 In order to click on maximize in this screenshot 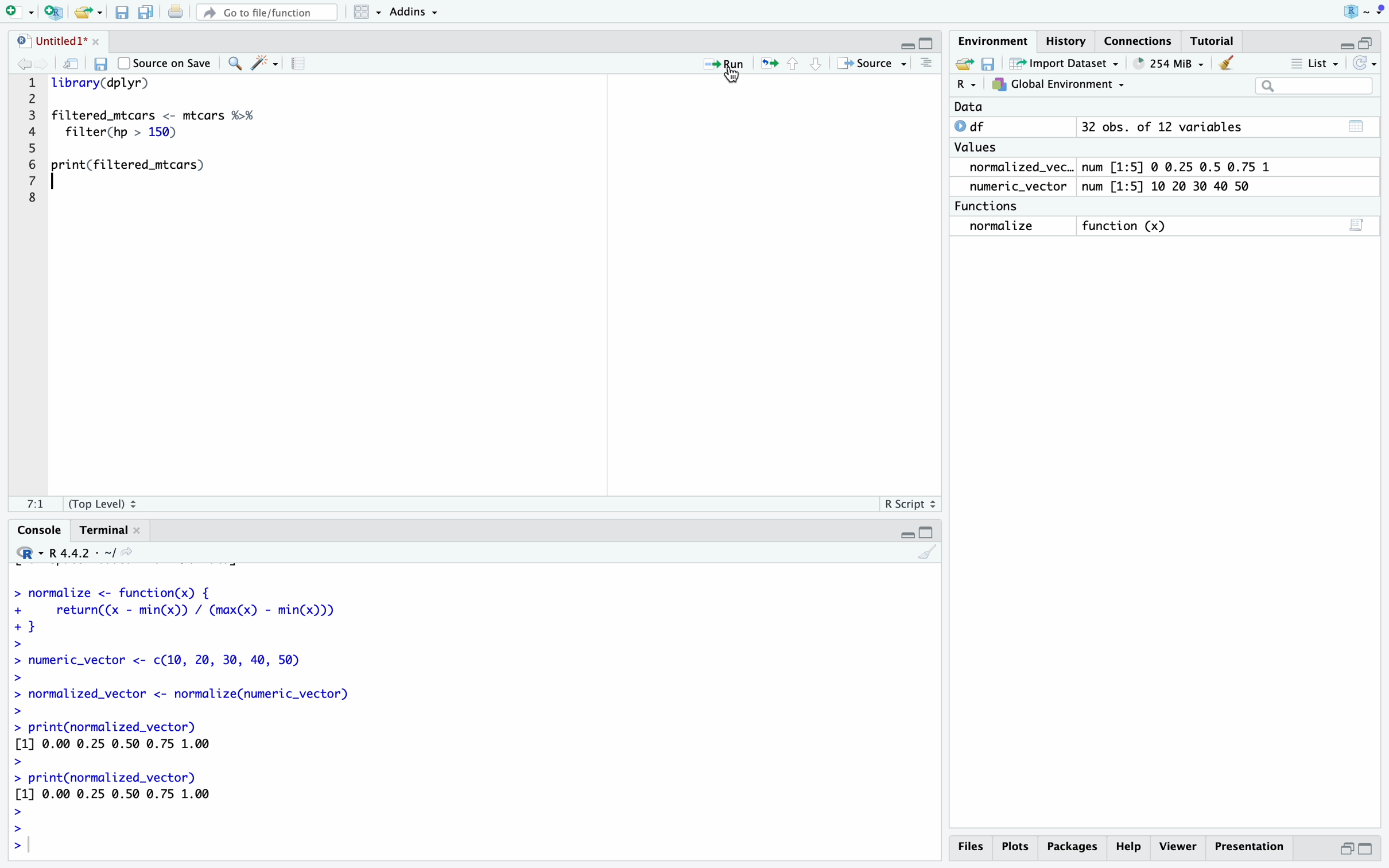, I will do `click(1367, 849)`.